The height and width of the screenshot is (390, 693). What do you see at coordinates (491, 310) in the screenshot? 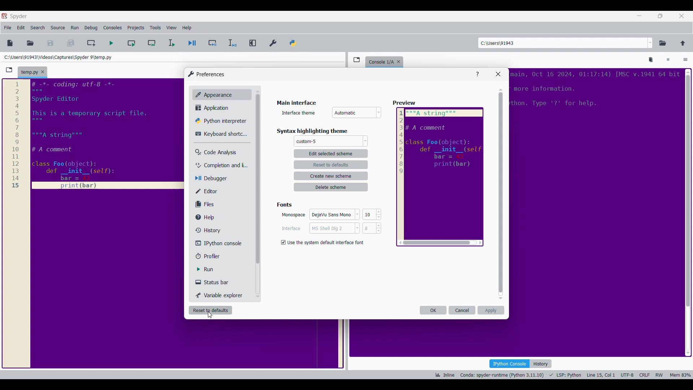
I see `Apply` at bounding box center [491, 310].